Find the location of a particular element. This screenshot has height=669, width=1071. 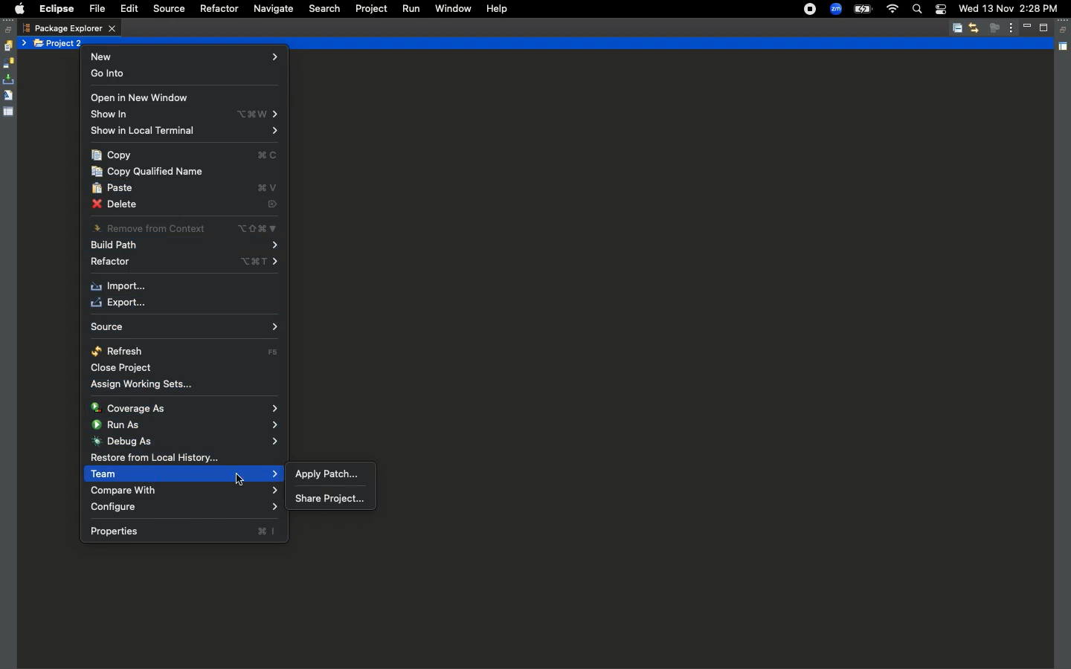

Navigate is located at coordinates (272, 10).